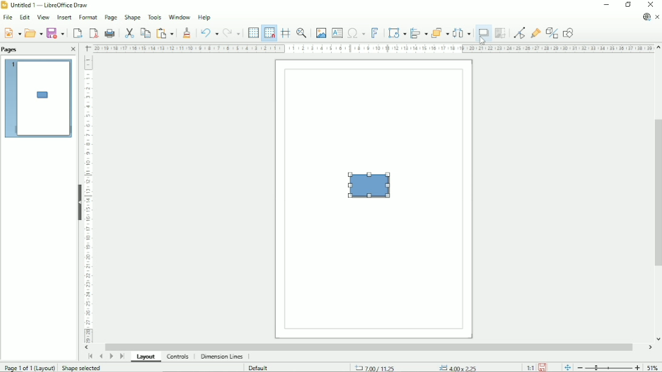 The width and height of the screenshot is (662, 372). Describe the element at coordinates (609, 366) in the screenshot. I see `Zoom out/in` at that location.